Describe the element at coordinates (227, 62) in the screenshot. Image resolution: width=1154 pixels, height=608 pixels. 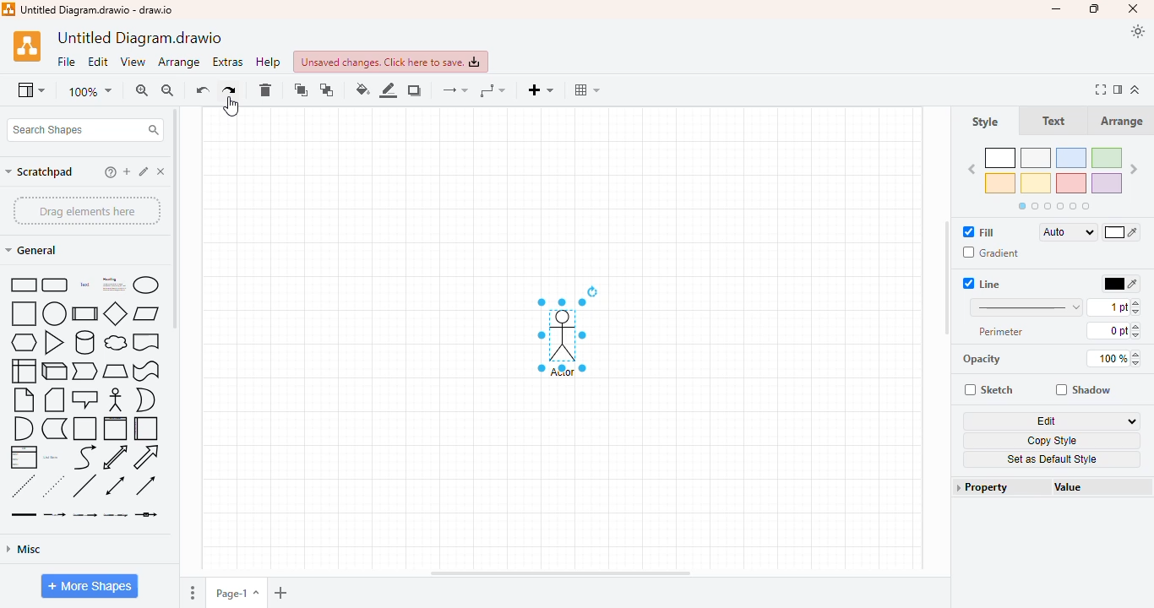
I see `extras` at that location.